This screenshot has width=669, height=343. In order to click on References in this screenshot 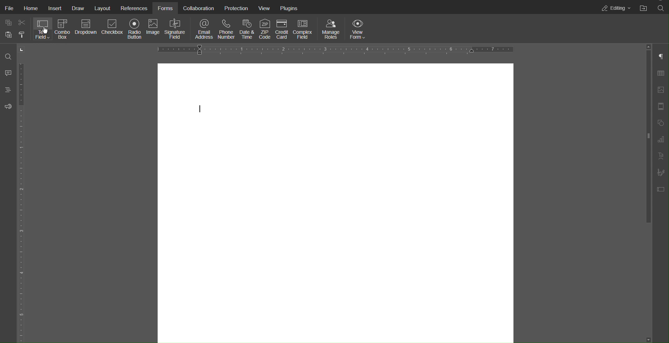, I will do `click(133, 9)`.